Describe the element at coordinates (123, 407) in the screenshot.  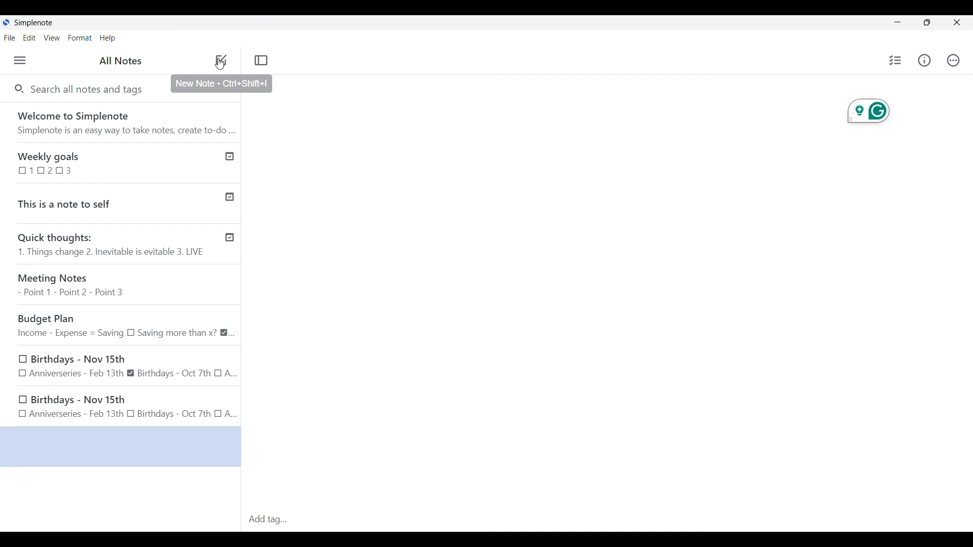
I see `Birthdays - Nov 15th` at that location.